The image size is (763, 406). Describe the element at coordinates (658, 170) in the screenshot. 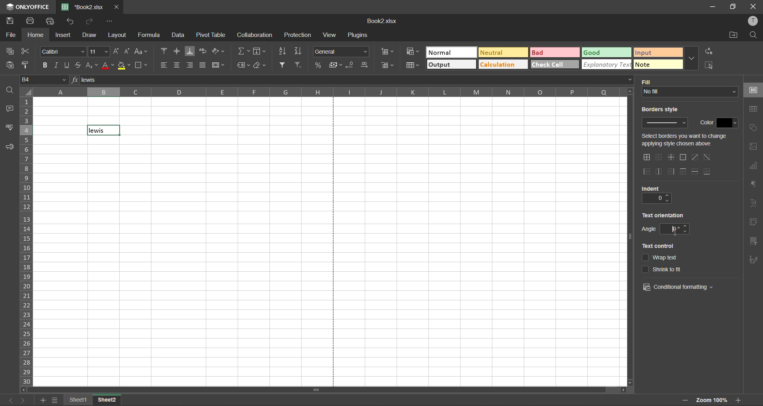

I see `only middle border` at that location.